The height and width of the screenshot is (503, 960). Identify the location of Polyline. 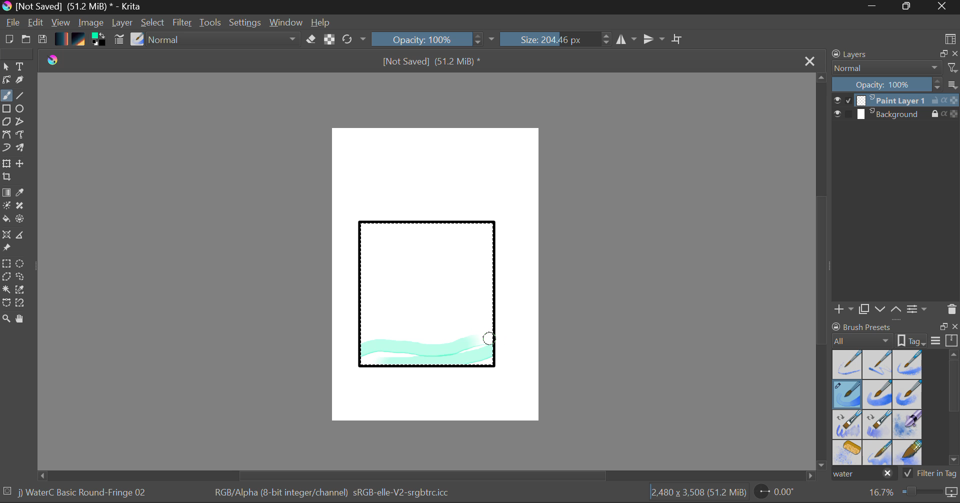
(21, 122).